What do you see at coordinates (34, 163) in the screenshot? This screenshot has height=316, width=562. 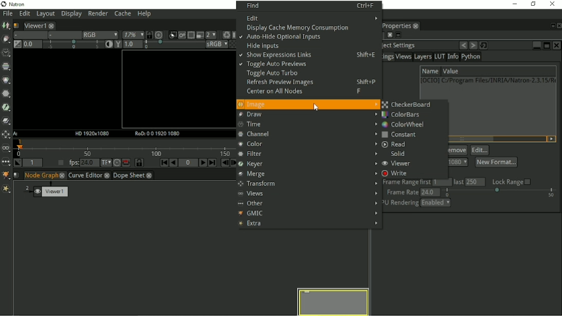 I see `Playback in point` at bounding box center [34, 163].